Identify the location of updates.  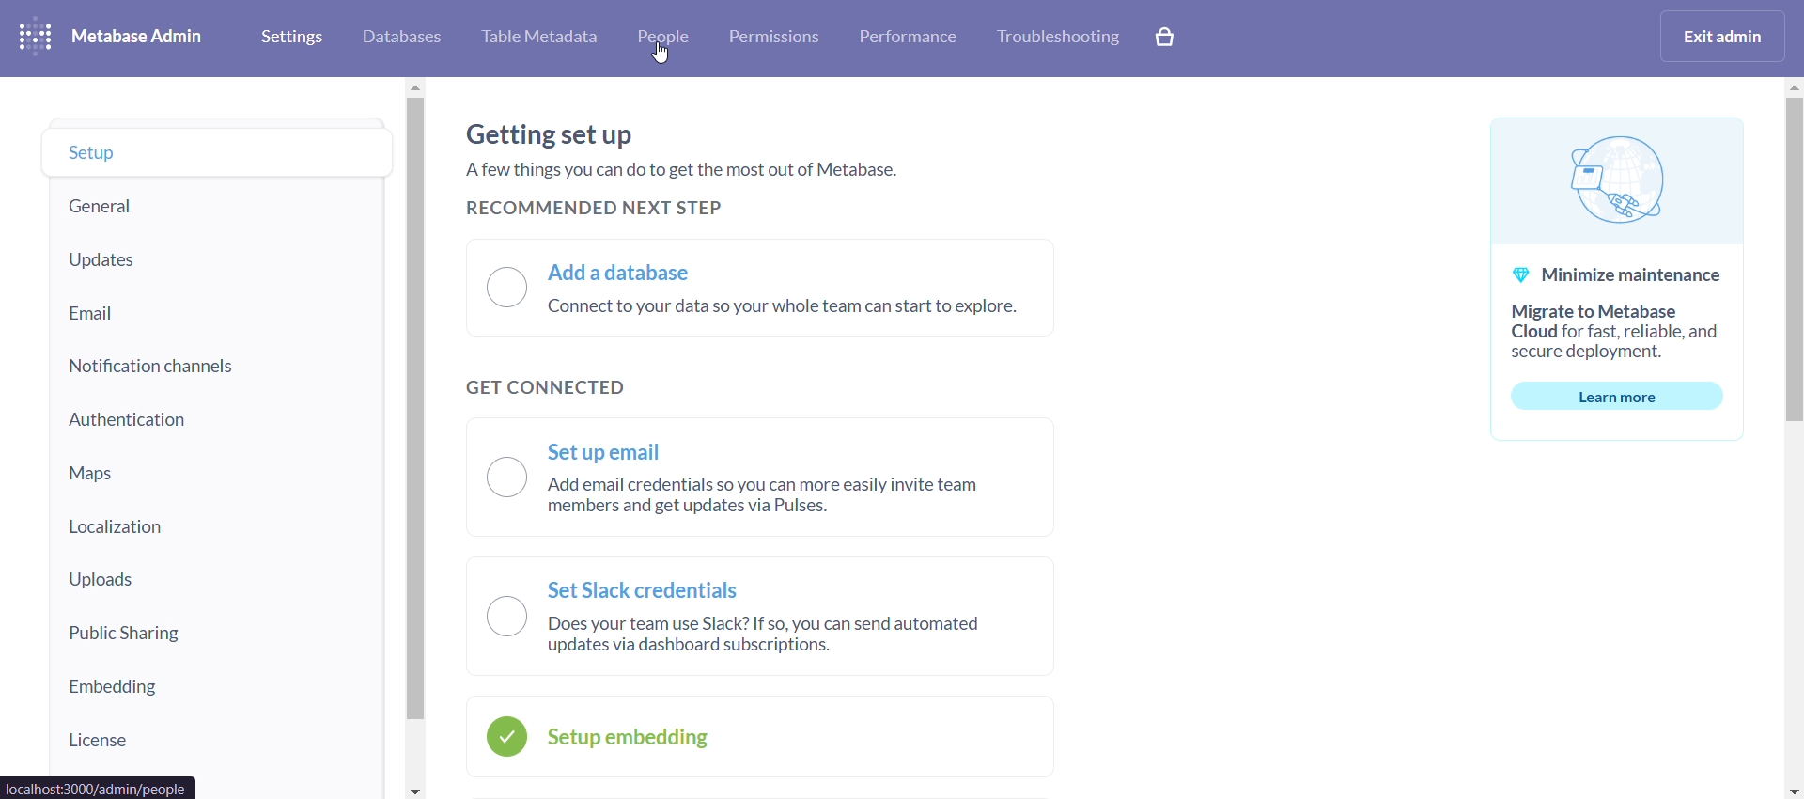
(215, 261).